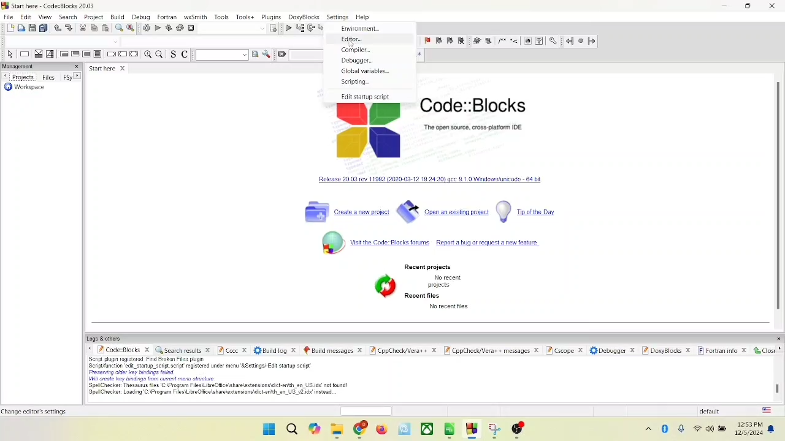 The height and width of the screenshot is (441, 785). What do you see at coordinates (76, 66) in the screenshot?
I see `close` at bounding box center [76, 66].